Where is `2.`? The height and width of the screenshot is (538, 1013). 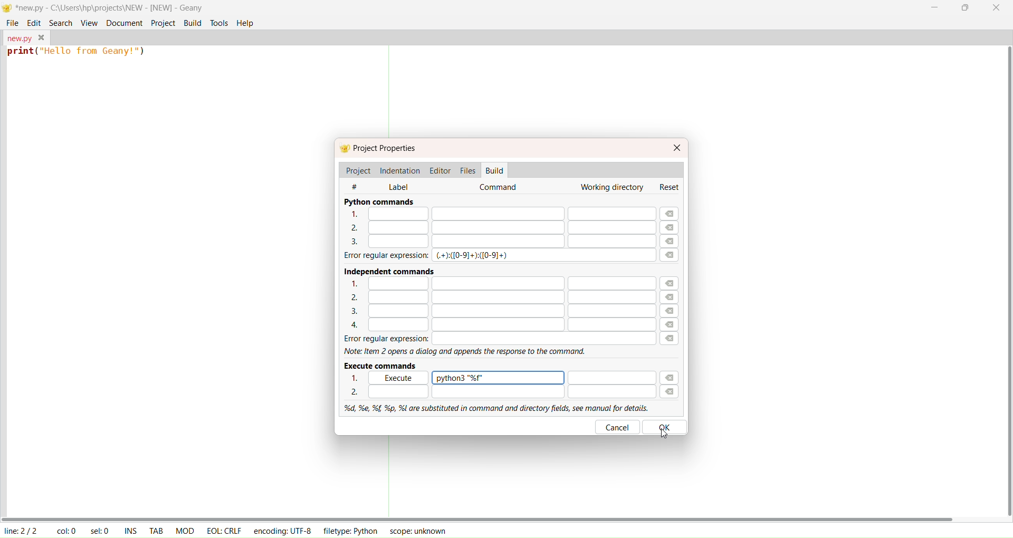
2. is located at coordinates (498, 391).